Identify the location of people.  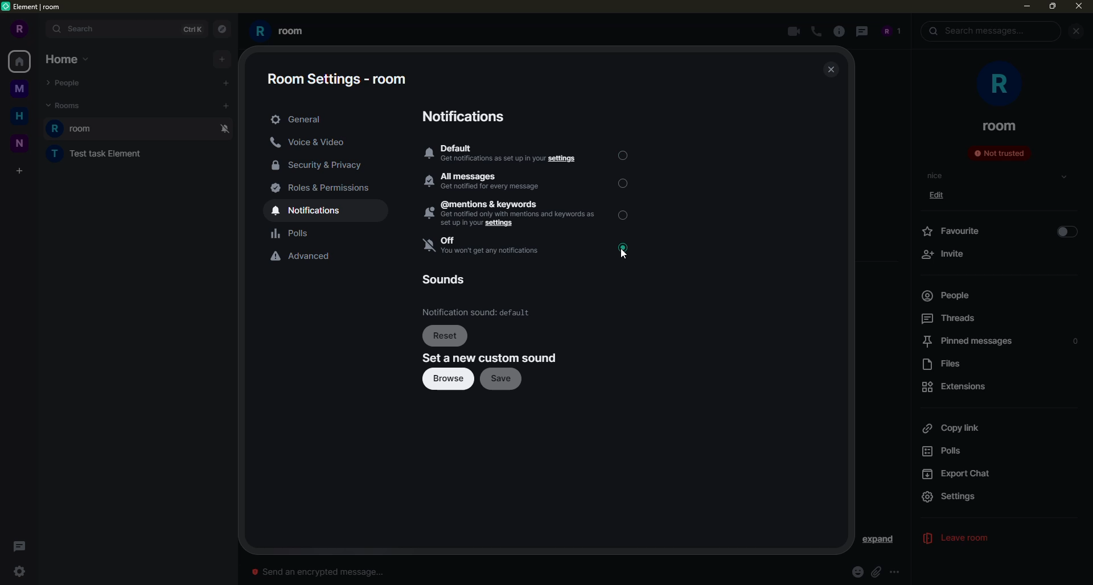
(67, 81).